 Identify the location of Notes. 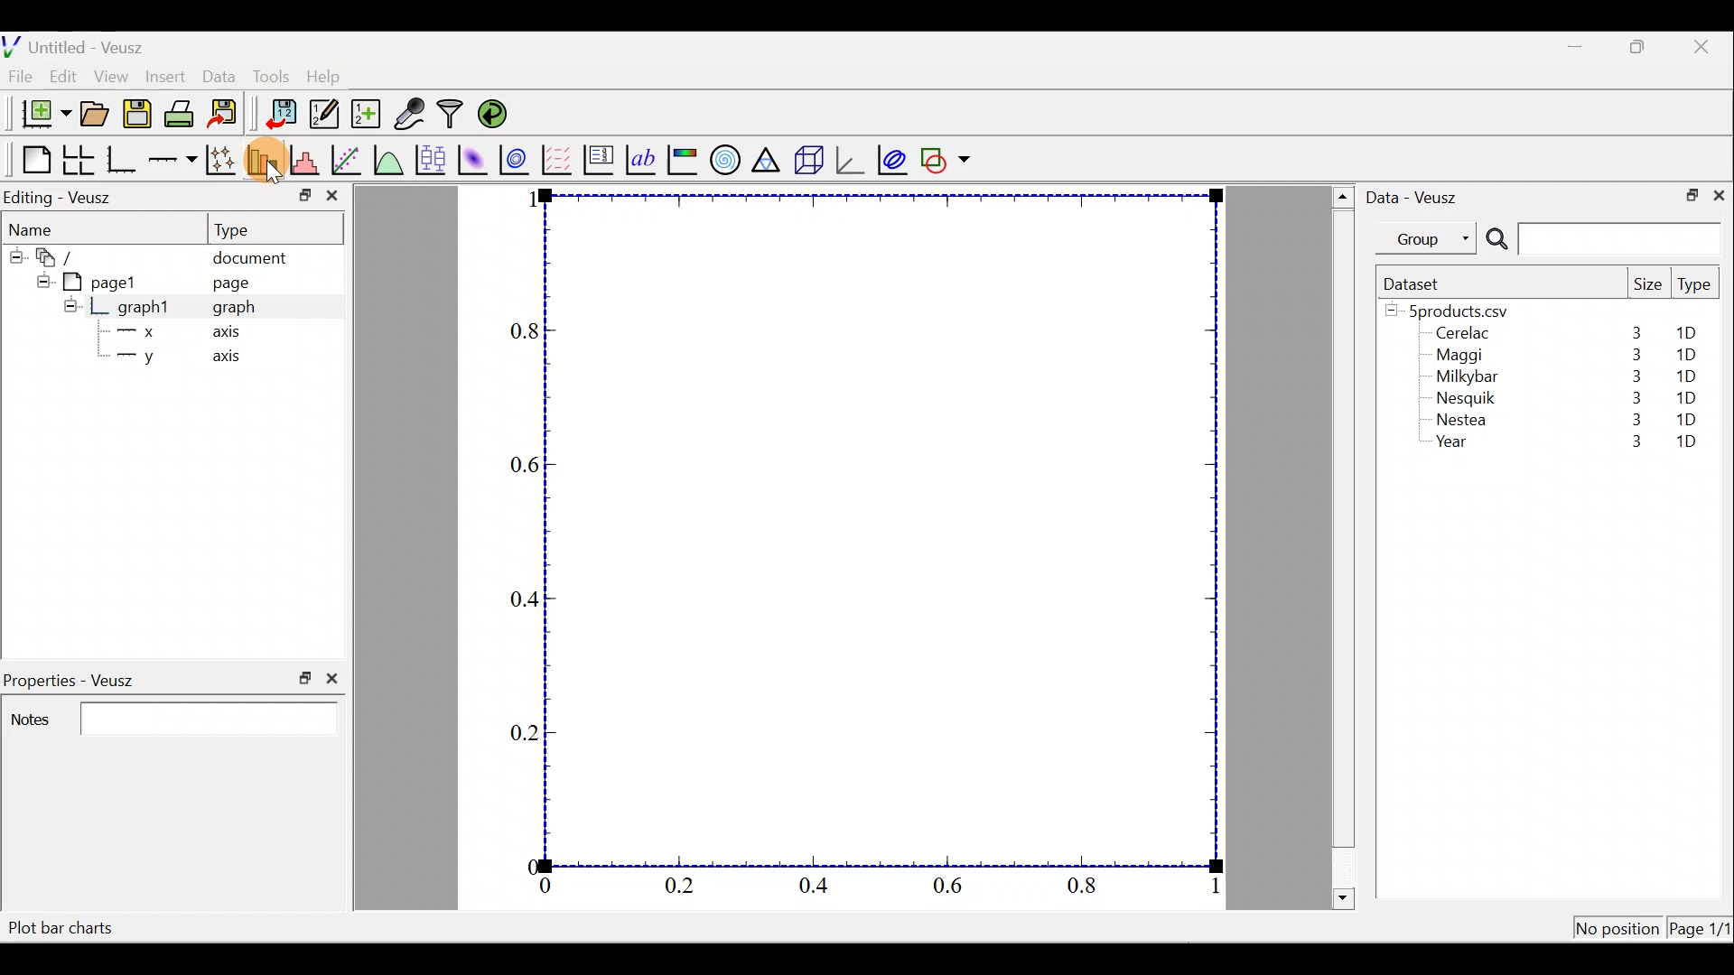
(172, 718).